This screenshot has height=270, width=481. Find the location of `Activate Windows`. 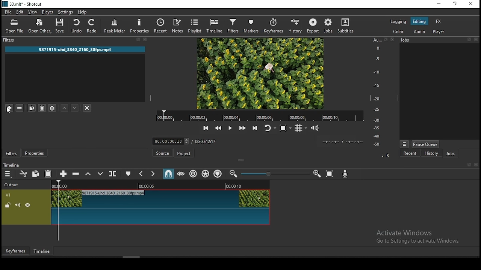

Activate Windows is located at coordinates (405, 233).